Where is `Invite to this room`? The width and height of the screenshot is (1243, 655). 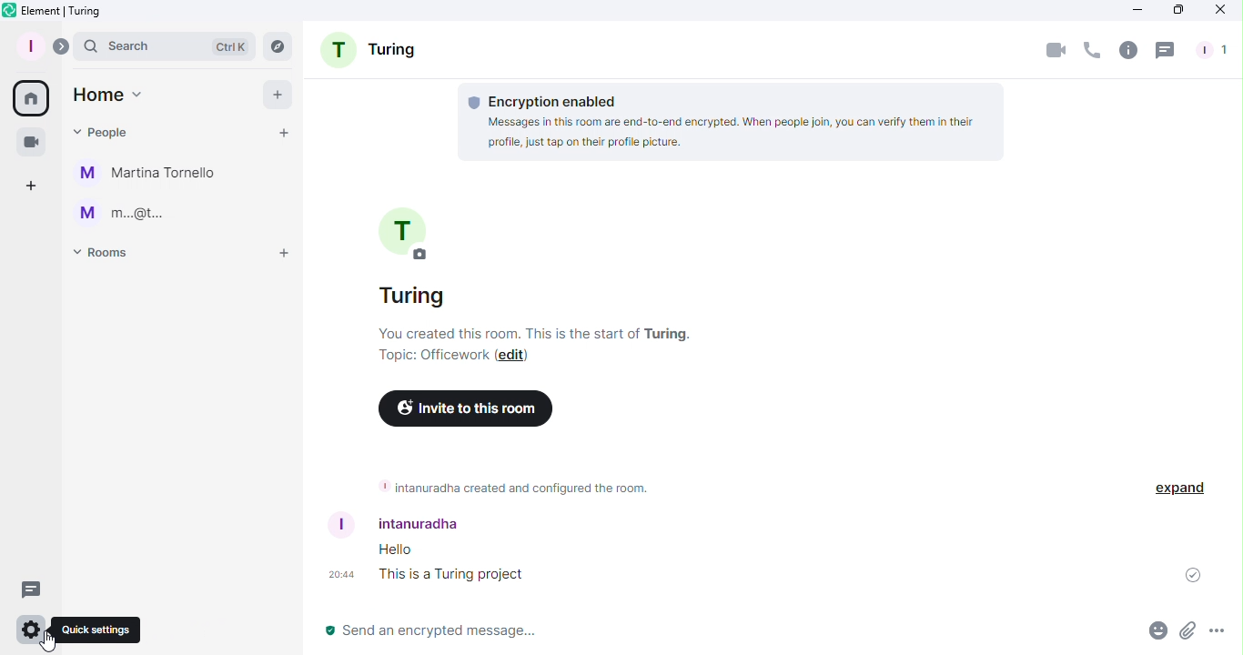 Invite to this room is located at coordinates (465, 409).